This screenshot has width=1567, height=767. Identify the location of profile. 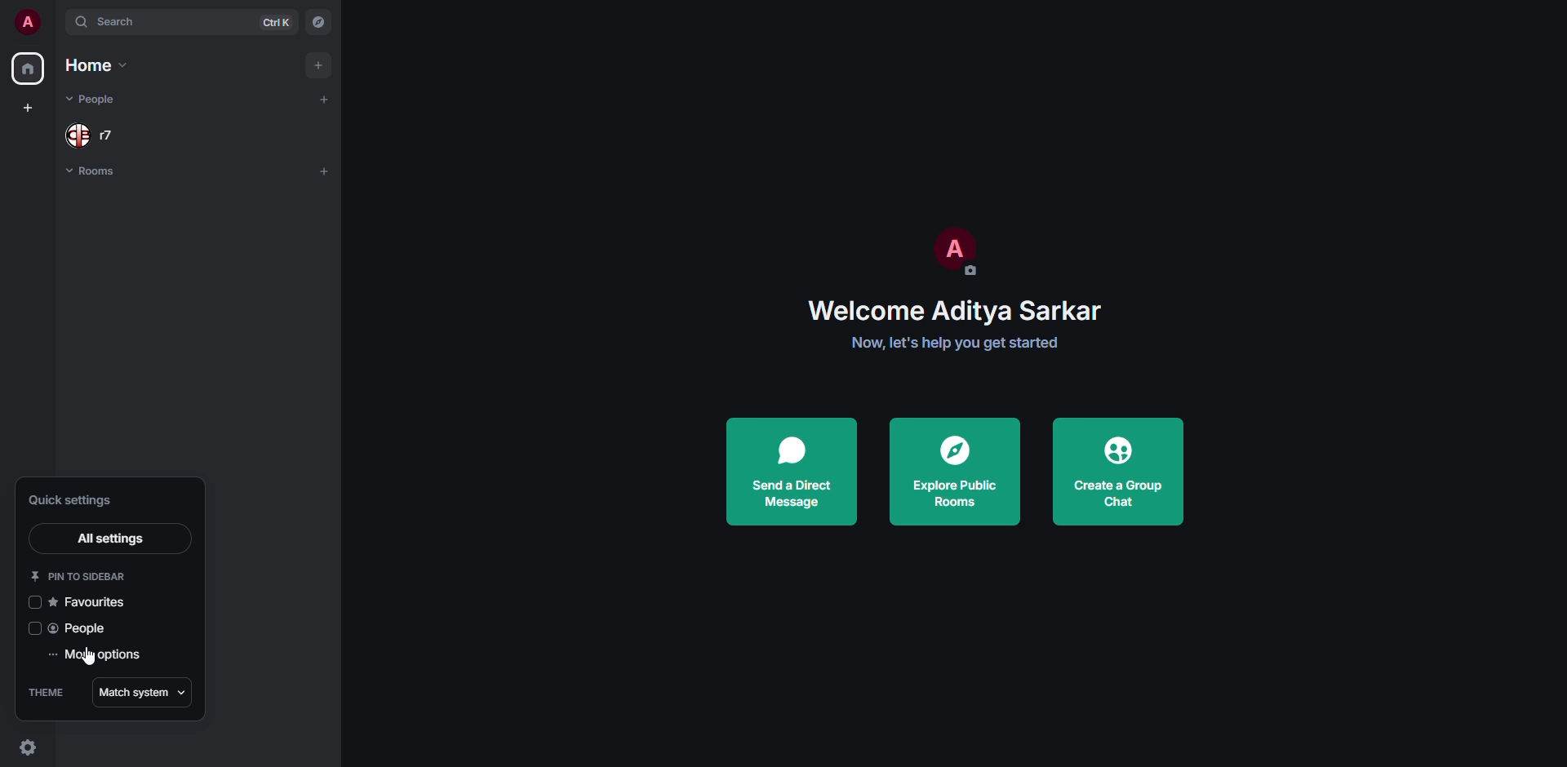
(961, 250).